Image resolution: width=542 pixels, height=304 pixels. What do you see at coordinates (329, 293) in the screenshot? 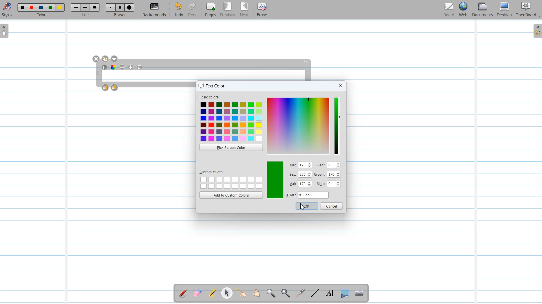
I see `Text Tool` at bounding box center [329, 293].